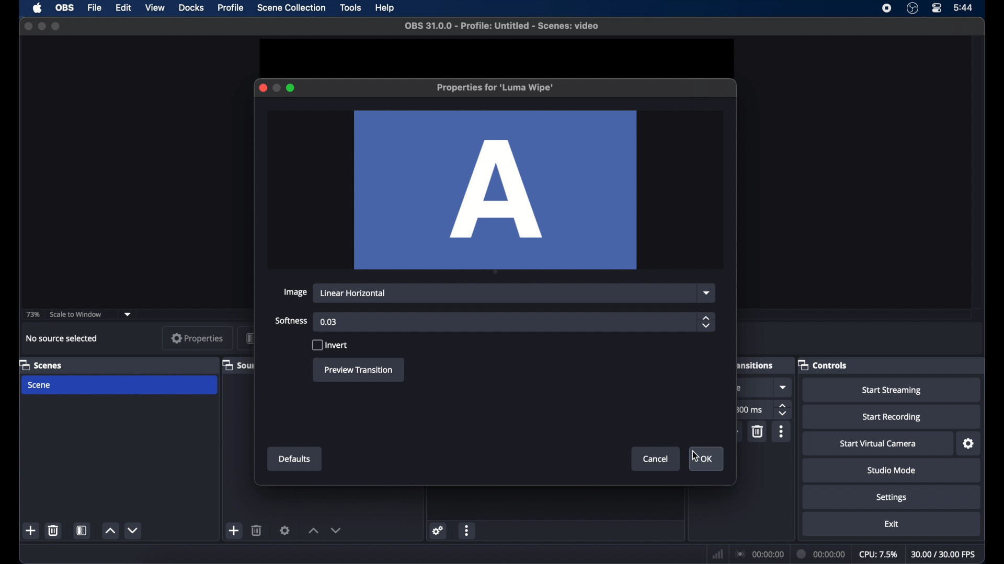 The height and width of the screenshot is (564, 1004). What do you see at coordinates (294, 292) in the screenshot?
I see `image` at bounding box center [294, 292].